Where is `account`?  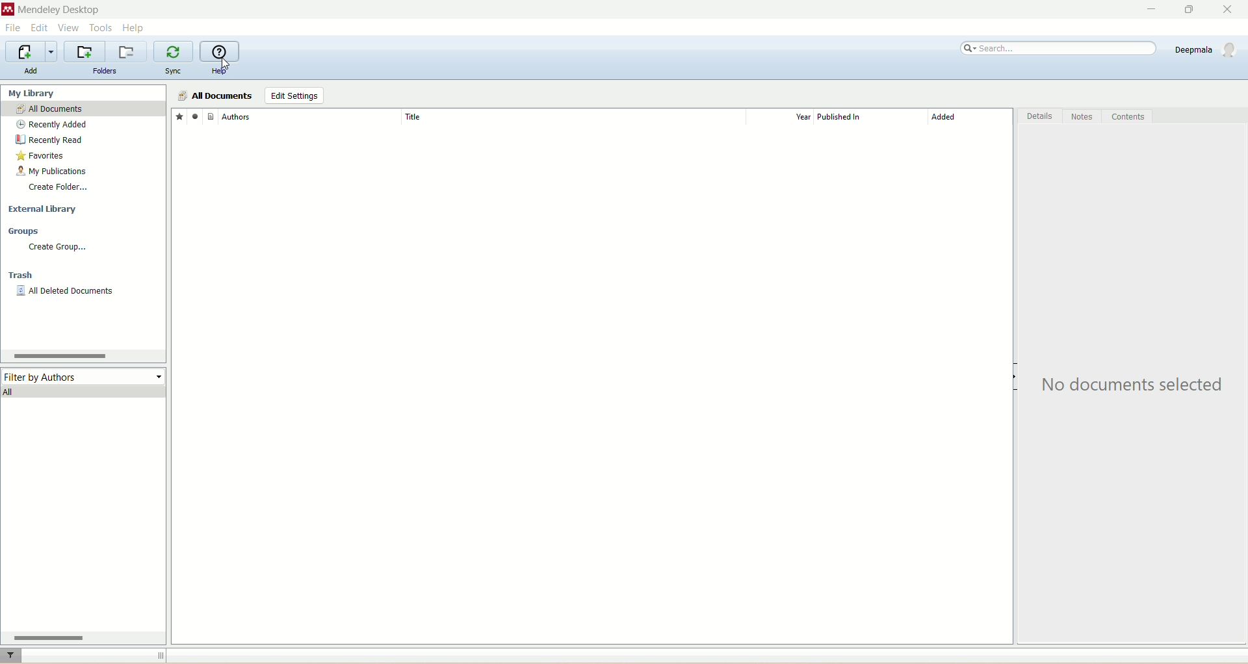 account is located at coordinates (1208, 49).